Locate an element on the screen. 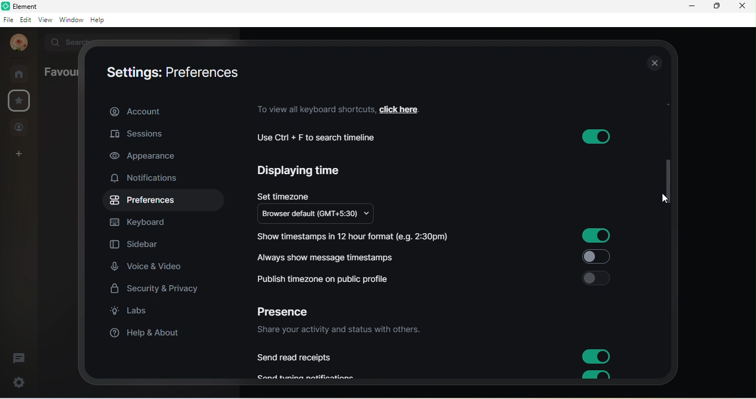  edit is located at coordinates (24, 19).